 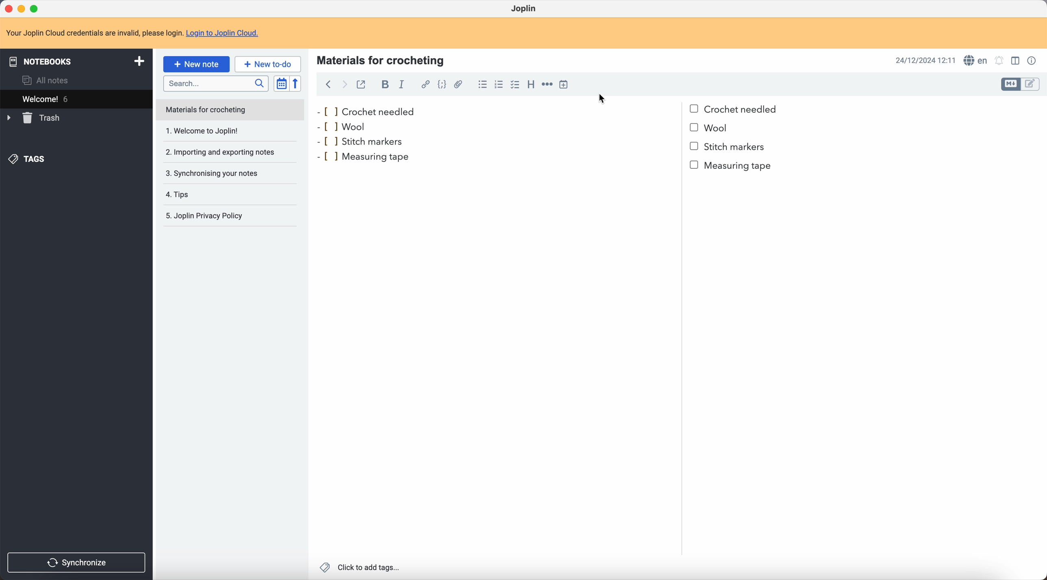 What do you see at coordinates (10, 9) in the screenshot?
I see `close` at bounding box center [10, 9].